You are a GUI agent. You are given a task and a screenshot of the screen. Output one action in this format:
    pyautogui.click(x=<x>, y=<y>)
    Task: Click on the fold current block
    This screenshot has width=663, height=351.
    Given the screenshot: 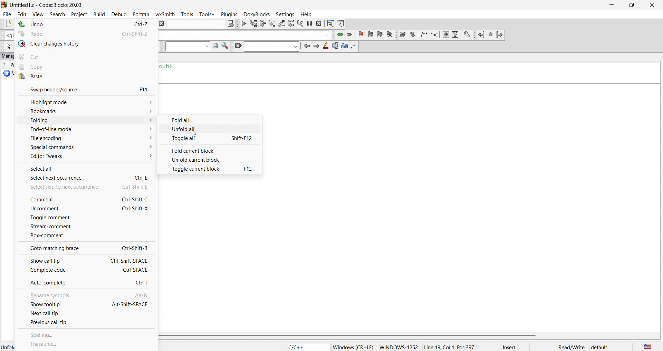 What is the action you would take?
    pyautogui.click(x=211, y=149)
    